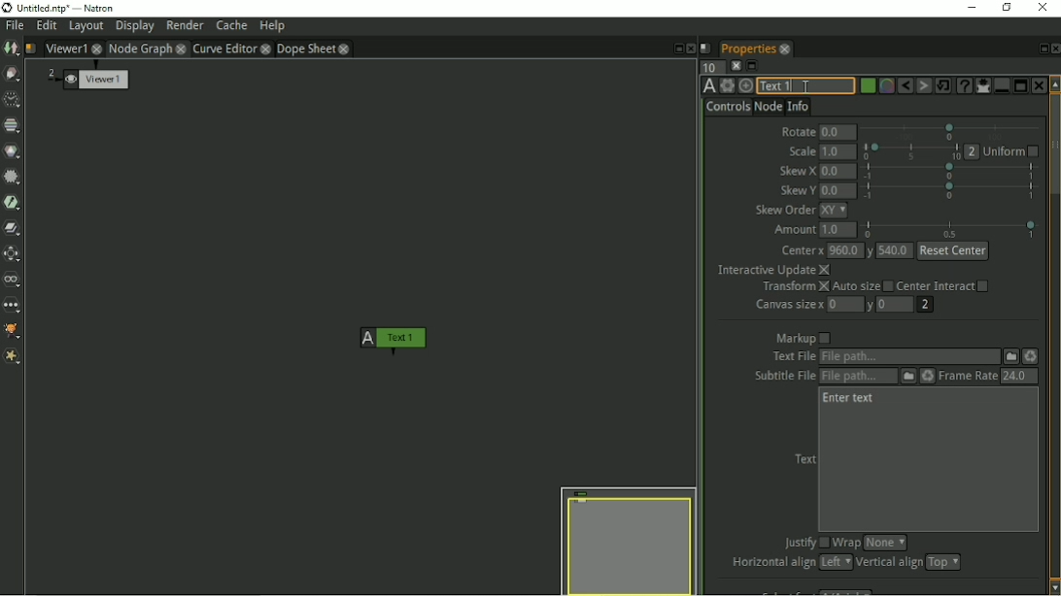 This screenshot has width=1061, height=596. What do you see at coordinates (867, 85) in the screenshot?
I see `Choose color` at bounding box center [867, 85].